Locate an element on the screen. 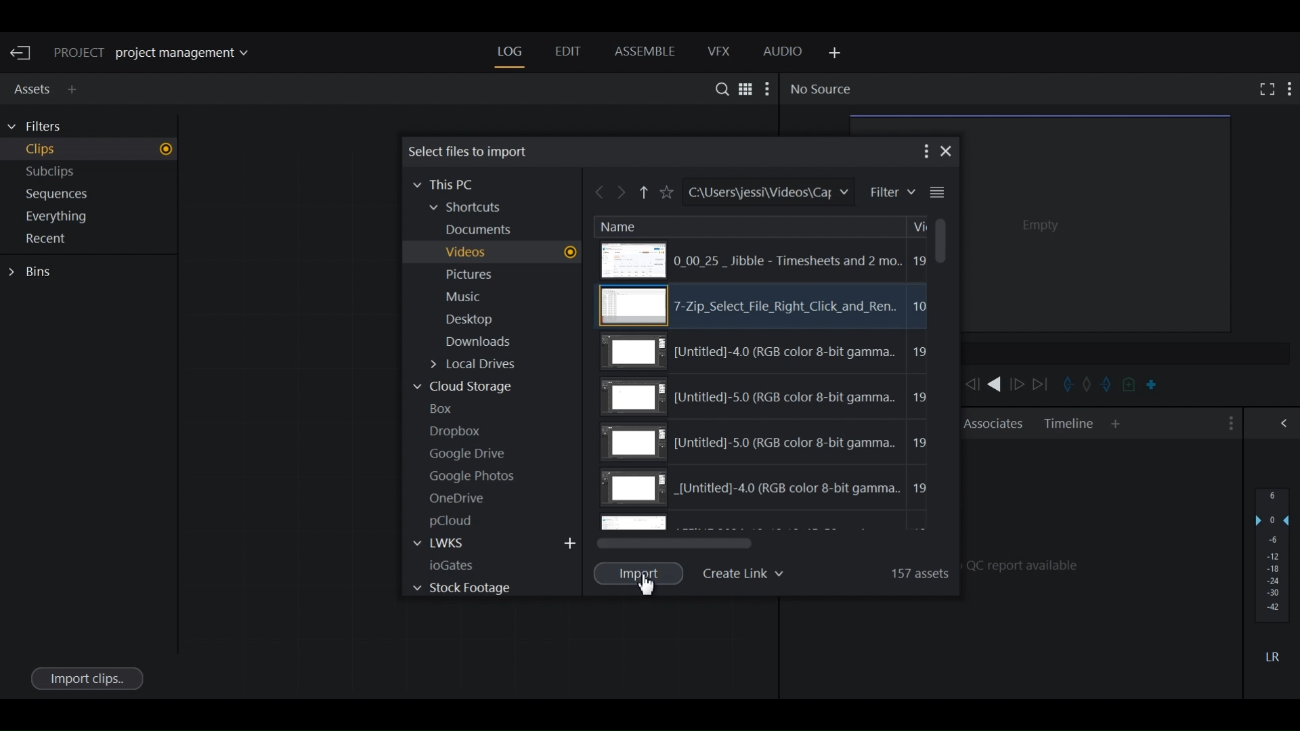 The width and height of the screenshot is (1300, 731). Click to go backward is located at coordinates (600, 194).